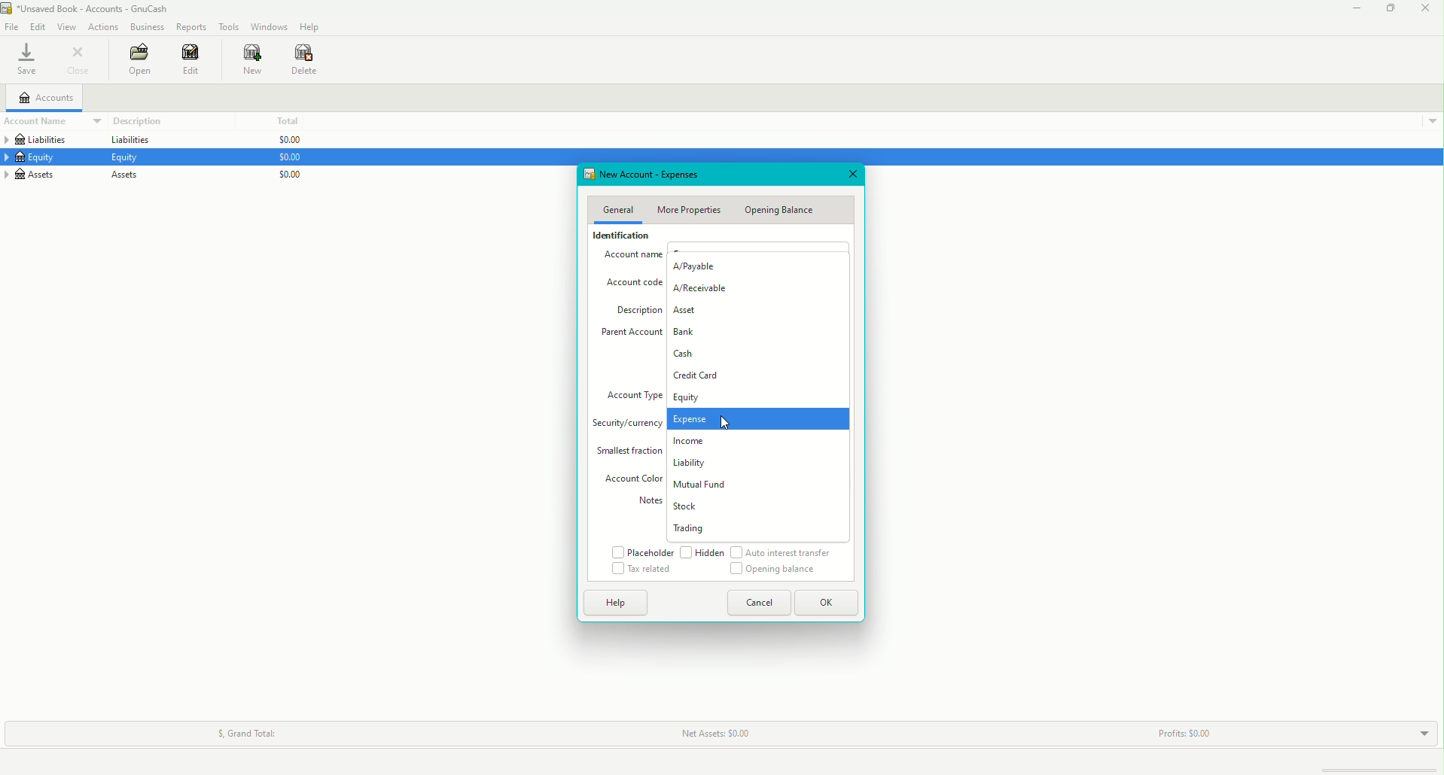 The image size is (1444, 775). I want to click on Delete, so click(307, 59).